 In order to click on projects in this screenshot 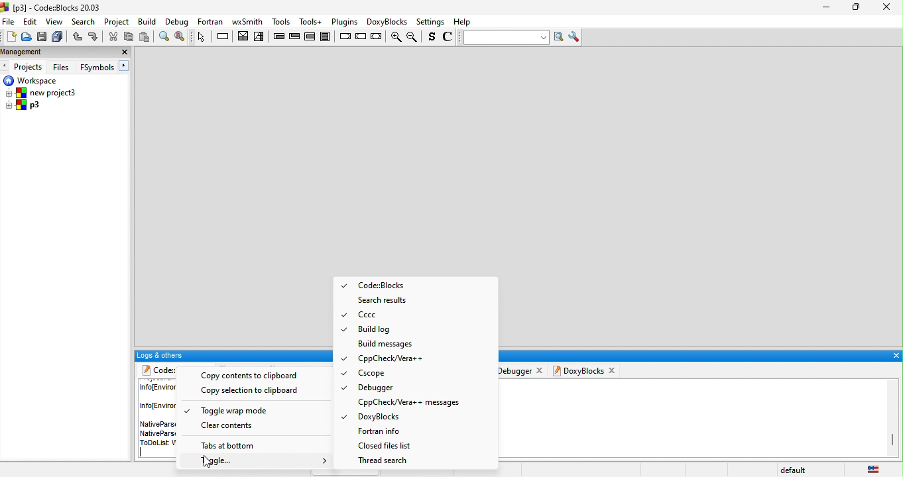, I will do `click(30, 67)`.